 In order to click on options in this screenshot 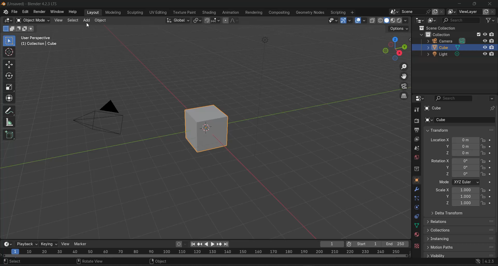, I will do `click(399, 29)`.